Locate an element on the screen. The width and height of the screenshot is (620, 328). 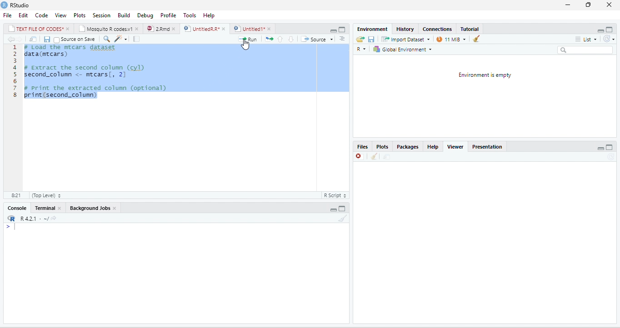
‘Background Jobs is located at coordinates (89, 208).